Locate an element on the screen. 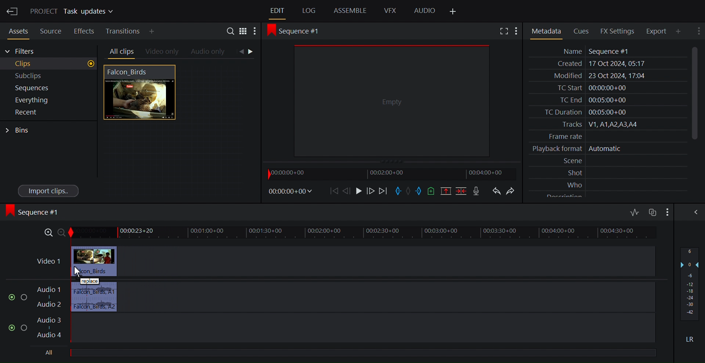 The height and width of the screenshot is (363, 705). Video Track is located at coordinates (345, 261).